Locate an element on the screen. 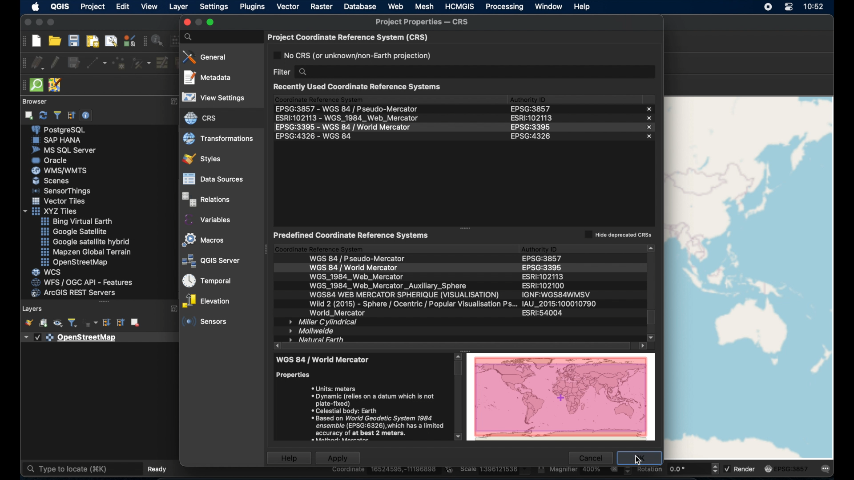 This screenshot has height=480, width=854. wgs  84/. world mercator is located at coordinates (351, 268).